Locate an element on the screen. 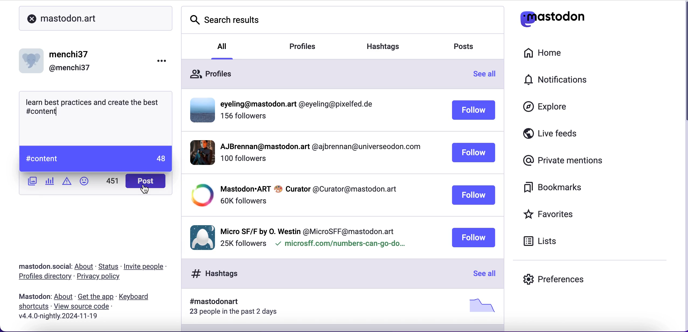 This screenshot has width=688, height=332. display picture is located at coordinates (200, 236).